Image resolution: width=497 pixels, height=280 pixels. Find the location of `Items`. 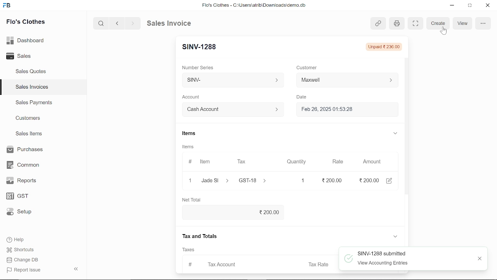

Items is located at coordinates (188, 134).